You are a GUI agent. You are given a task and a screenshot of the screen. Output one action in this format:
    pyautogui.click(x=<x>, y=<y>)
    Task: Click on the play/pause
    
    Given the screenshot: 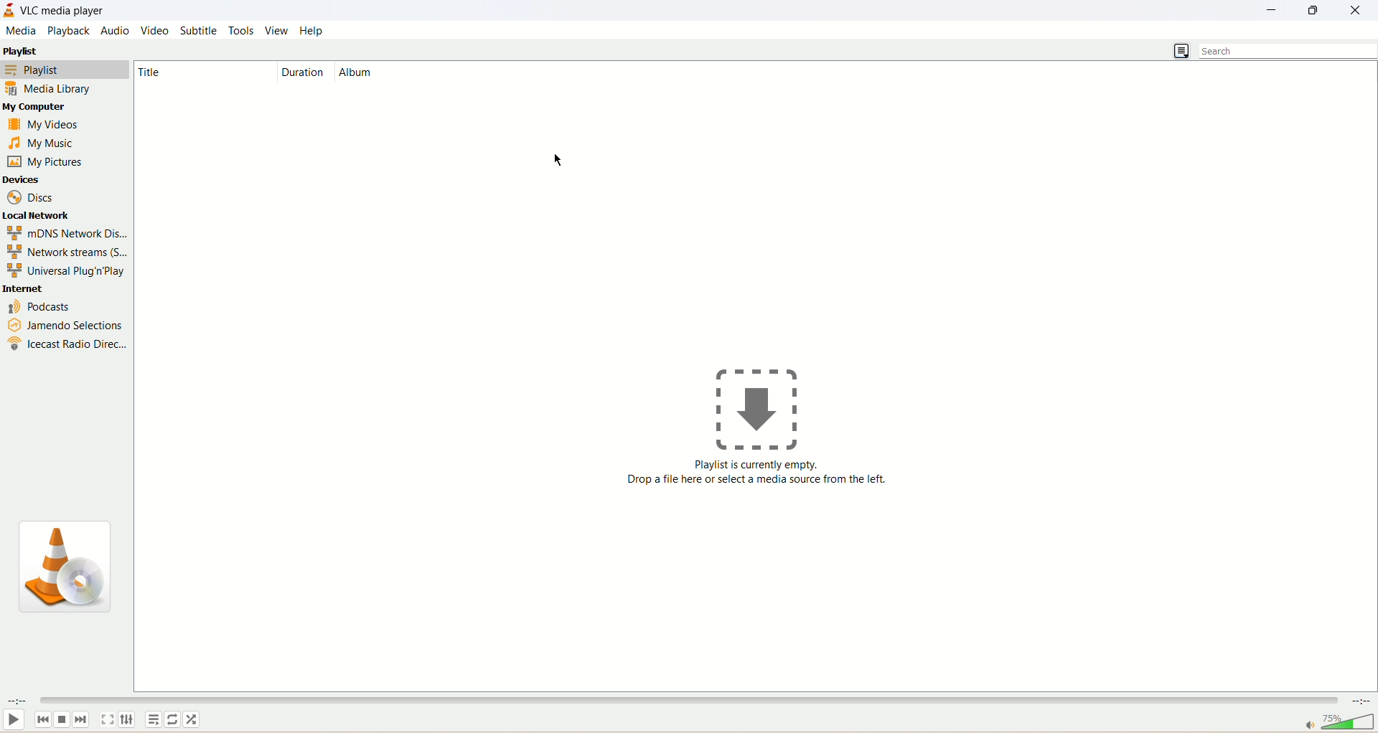 What is the action you would take?
    pyautogui.click(x=14, y=720)
    